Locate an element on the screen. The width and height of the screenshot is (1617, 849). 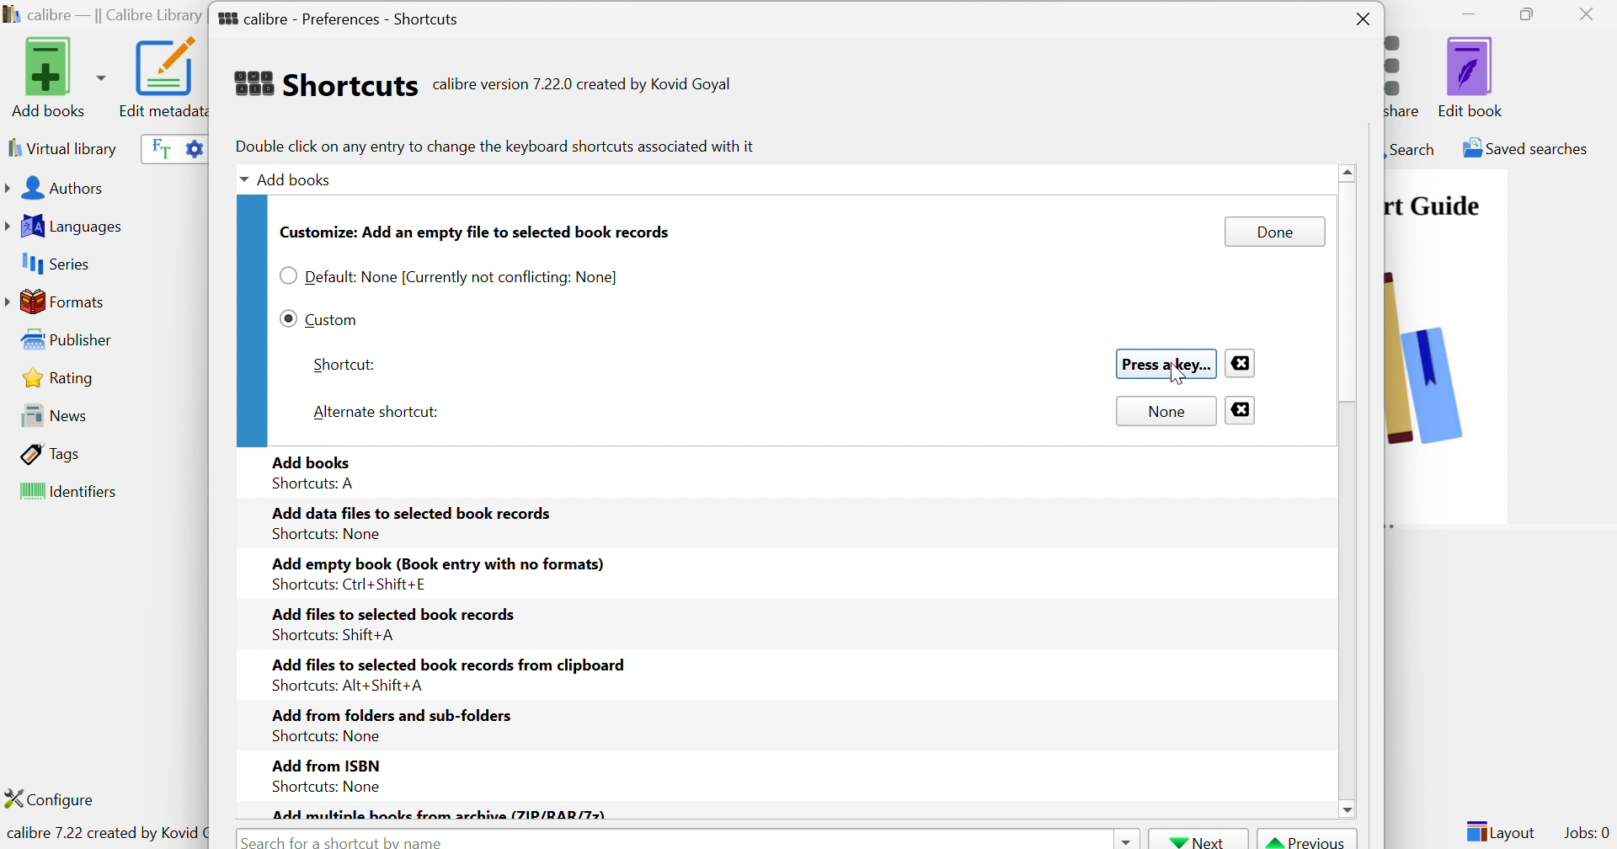
Add books is located at coordinates (56, 77).